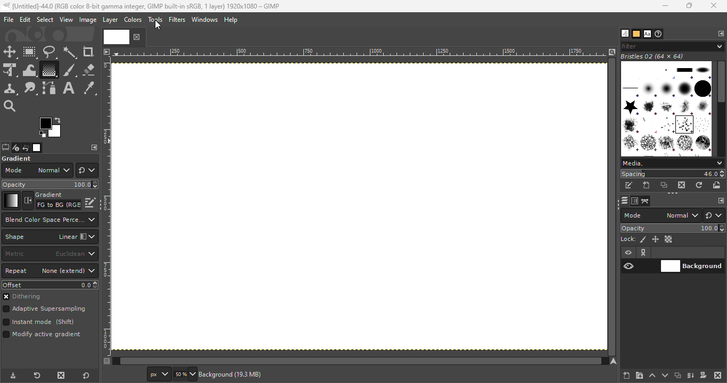 Image resolution: width=727 pixels, height=383 pixels. Describe the element at coordinates (716, 215) in the screenshot. I see `Switch to another group of modes` at that location.